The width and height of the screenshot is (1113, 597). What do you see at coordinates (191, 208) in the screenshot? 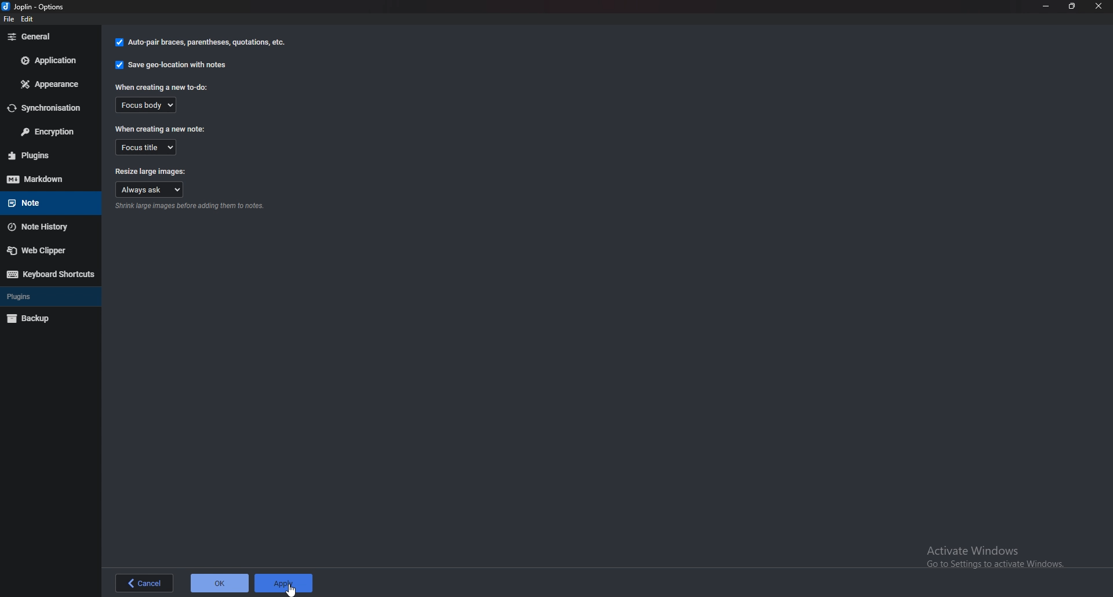
I see `Info` at bounding box center [191, 208].